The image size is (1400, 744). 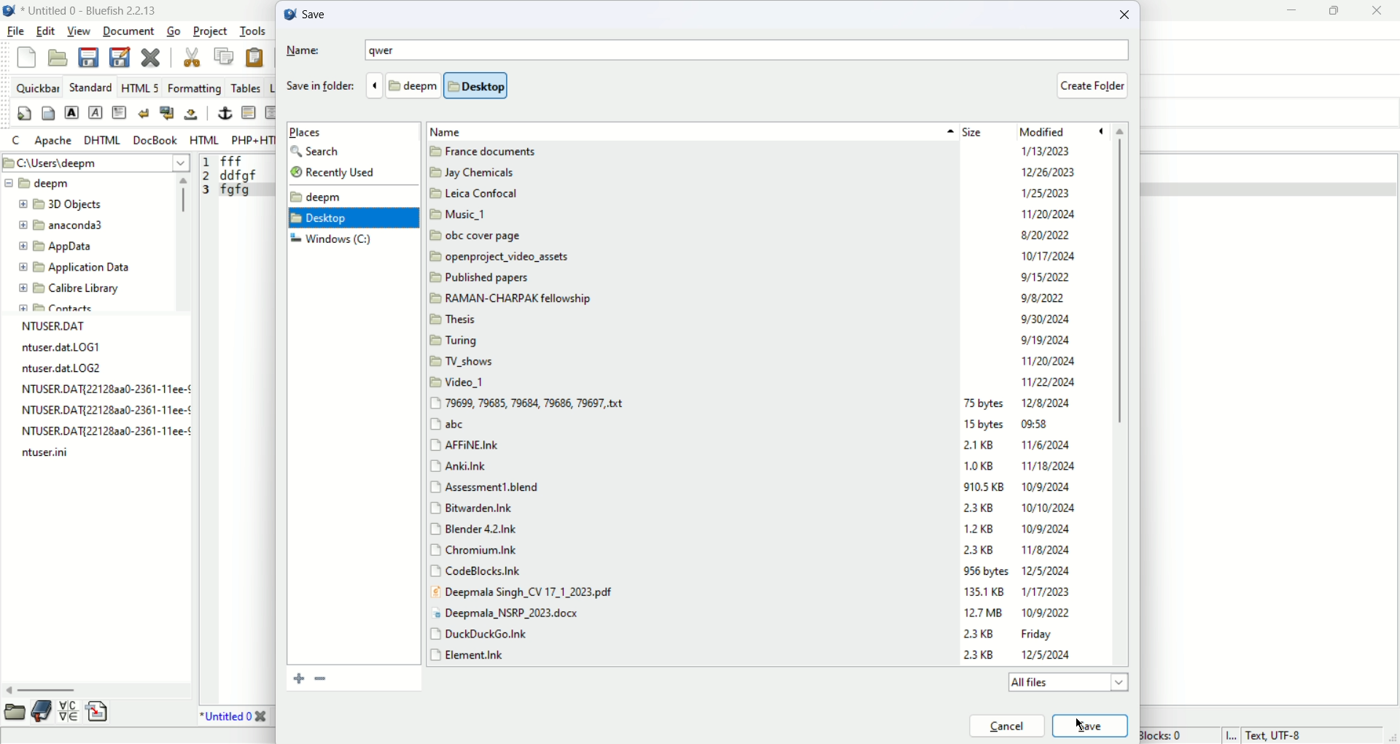 I want to click on copy, so click(x=224, y=55).